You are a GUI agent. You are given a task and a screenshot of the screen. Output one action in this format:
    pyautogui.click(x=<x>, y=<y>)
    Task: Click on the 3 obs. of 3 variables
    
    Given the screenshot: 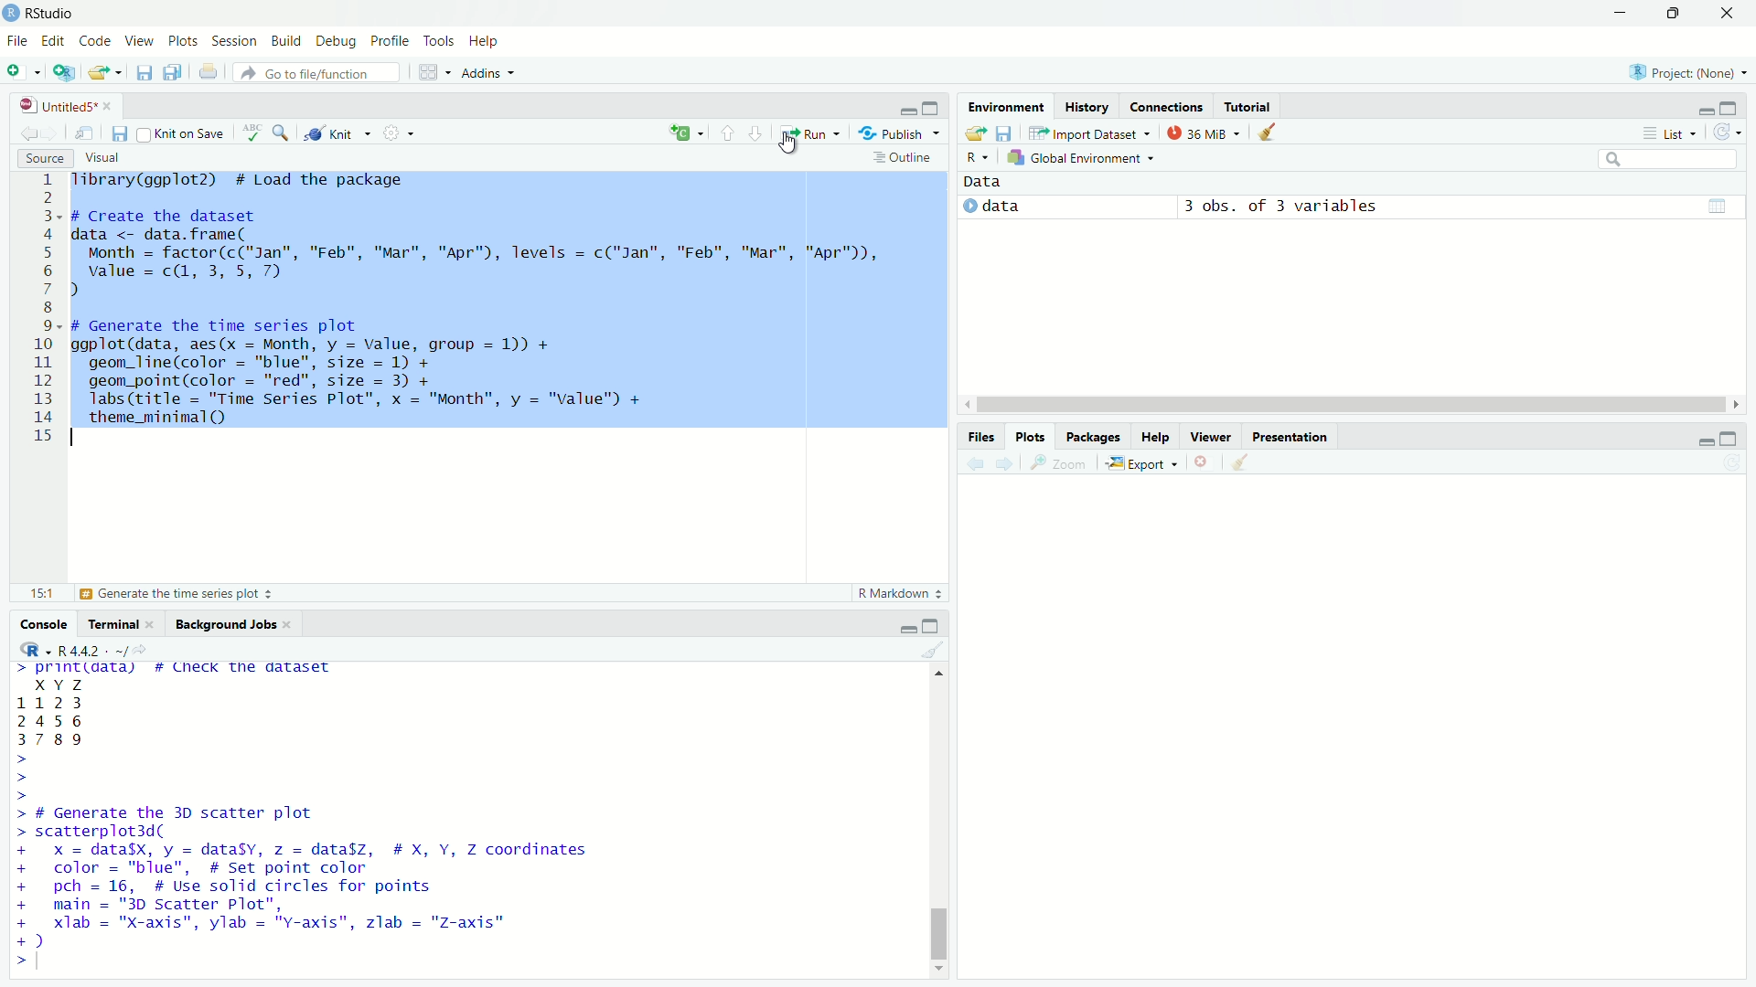 What is the action you would take?
    pyautogui.click(x=1293, y=207)
    